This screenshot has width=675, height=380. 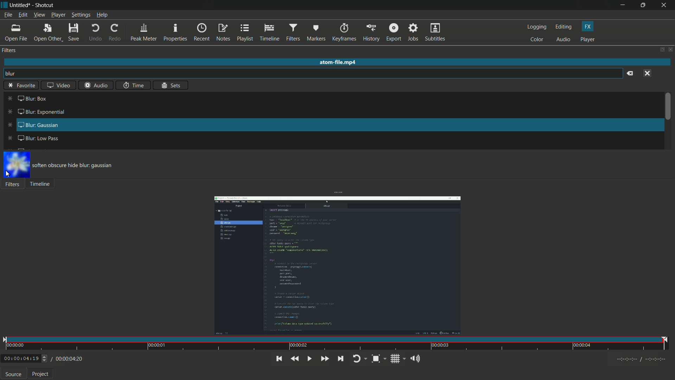 What do you see at coordinates (42, 185) in the screenshot?
I see `Timeline` at bounding box center [42, 185].